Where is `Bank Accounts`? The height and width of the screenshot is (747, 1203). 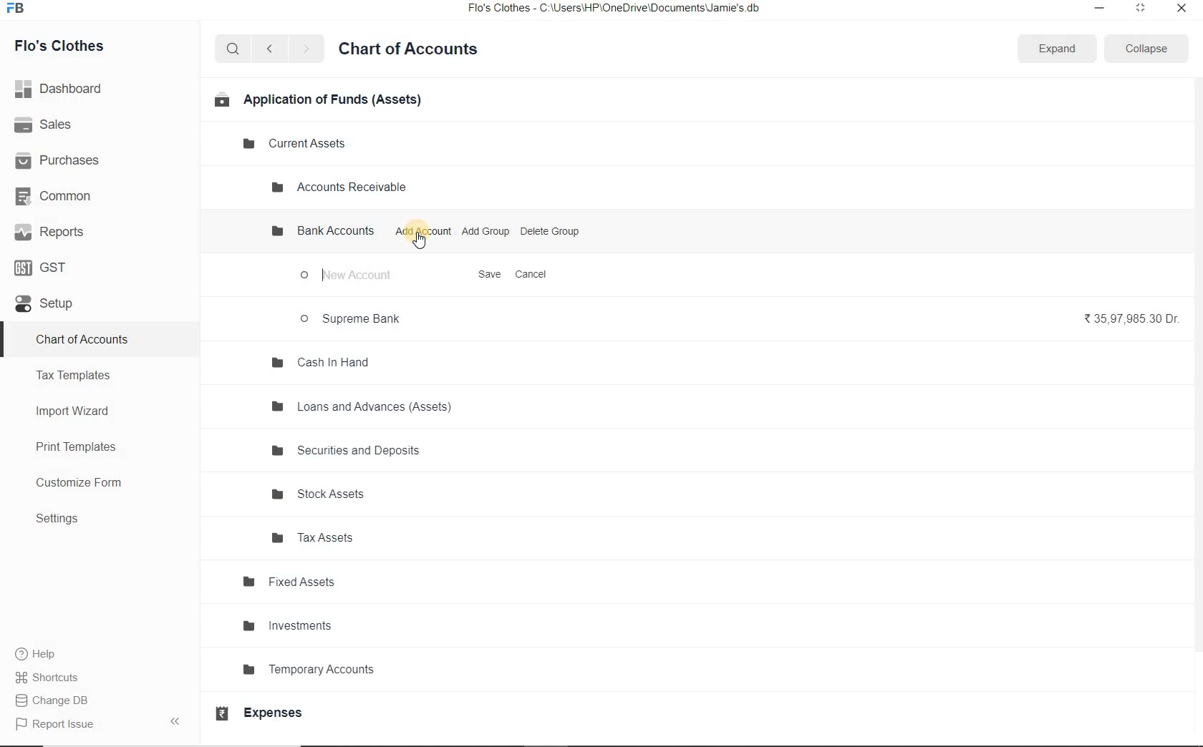 Bank Accounts is located at coordinates (326, 233).